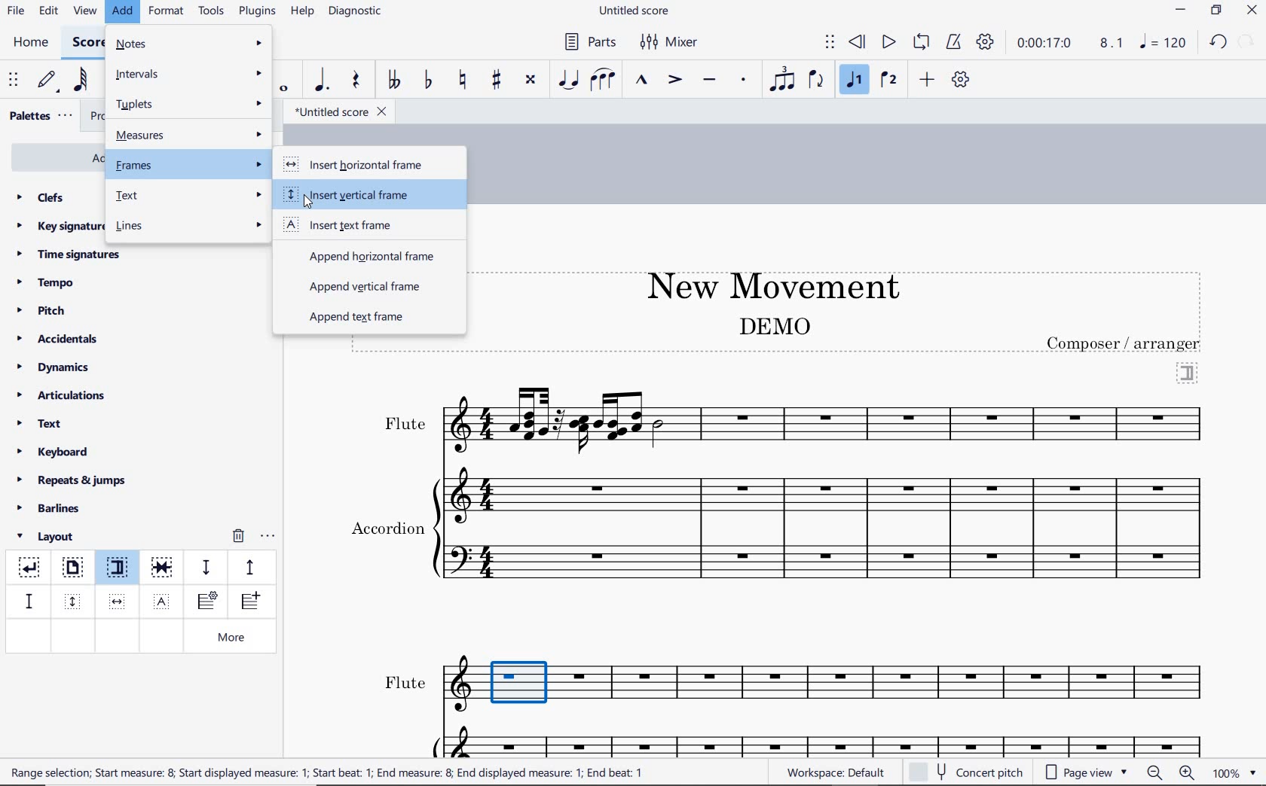 This screenshot has width=1266, height=786. What do you see at coordinates (1234, 772) in the screenshot?
I see `zoom factor` at bounding box center [1234, 772].